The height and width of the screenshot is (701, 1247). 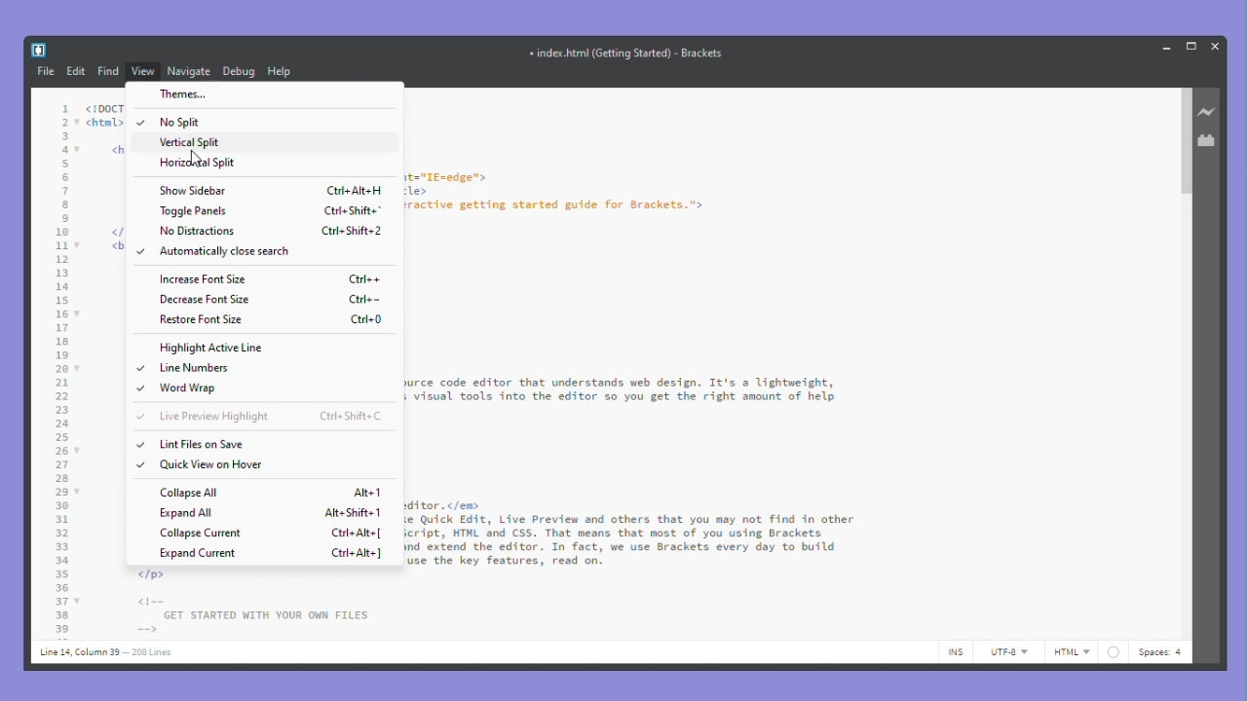 What do you see at coordinates (38, 50) in the screenshot?
I see `Brackets logo` at bounding box center [38, 50].